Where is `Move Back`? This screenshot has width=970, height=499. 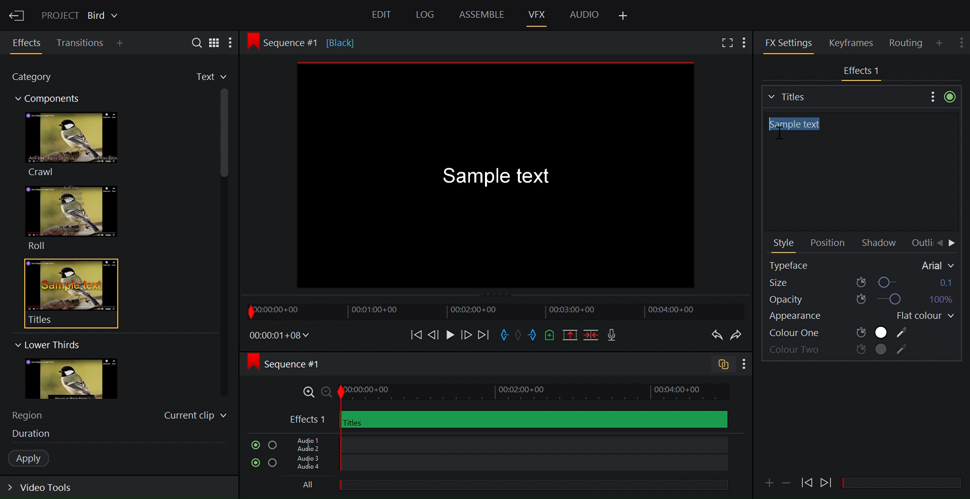
Move Back is located at coordinates (939, 243).